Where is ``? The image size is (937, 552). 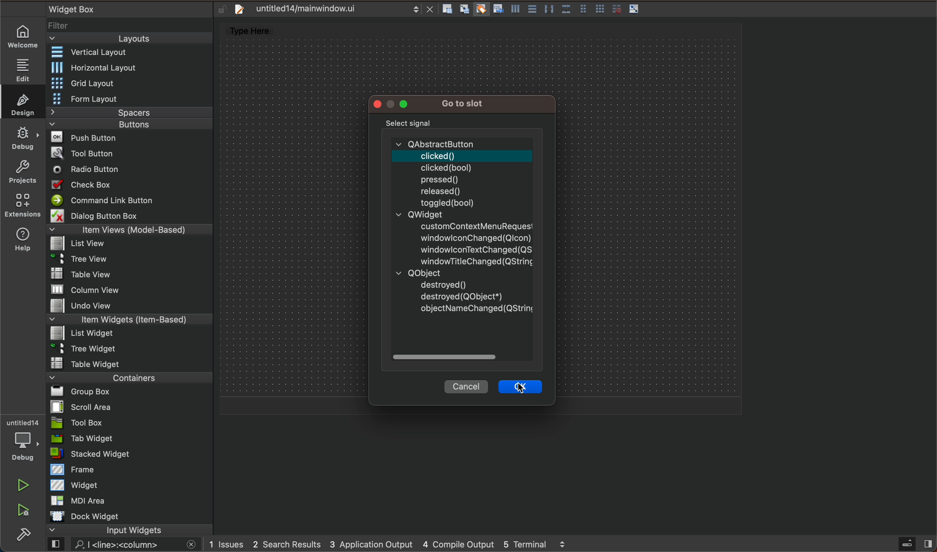
 is located at coordinates (131, 216).